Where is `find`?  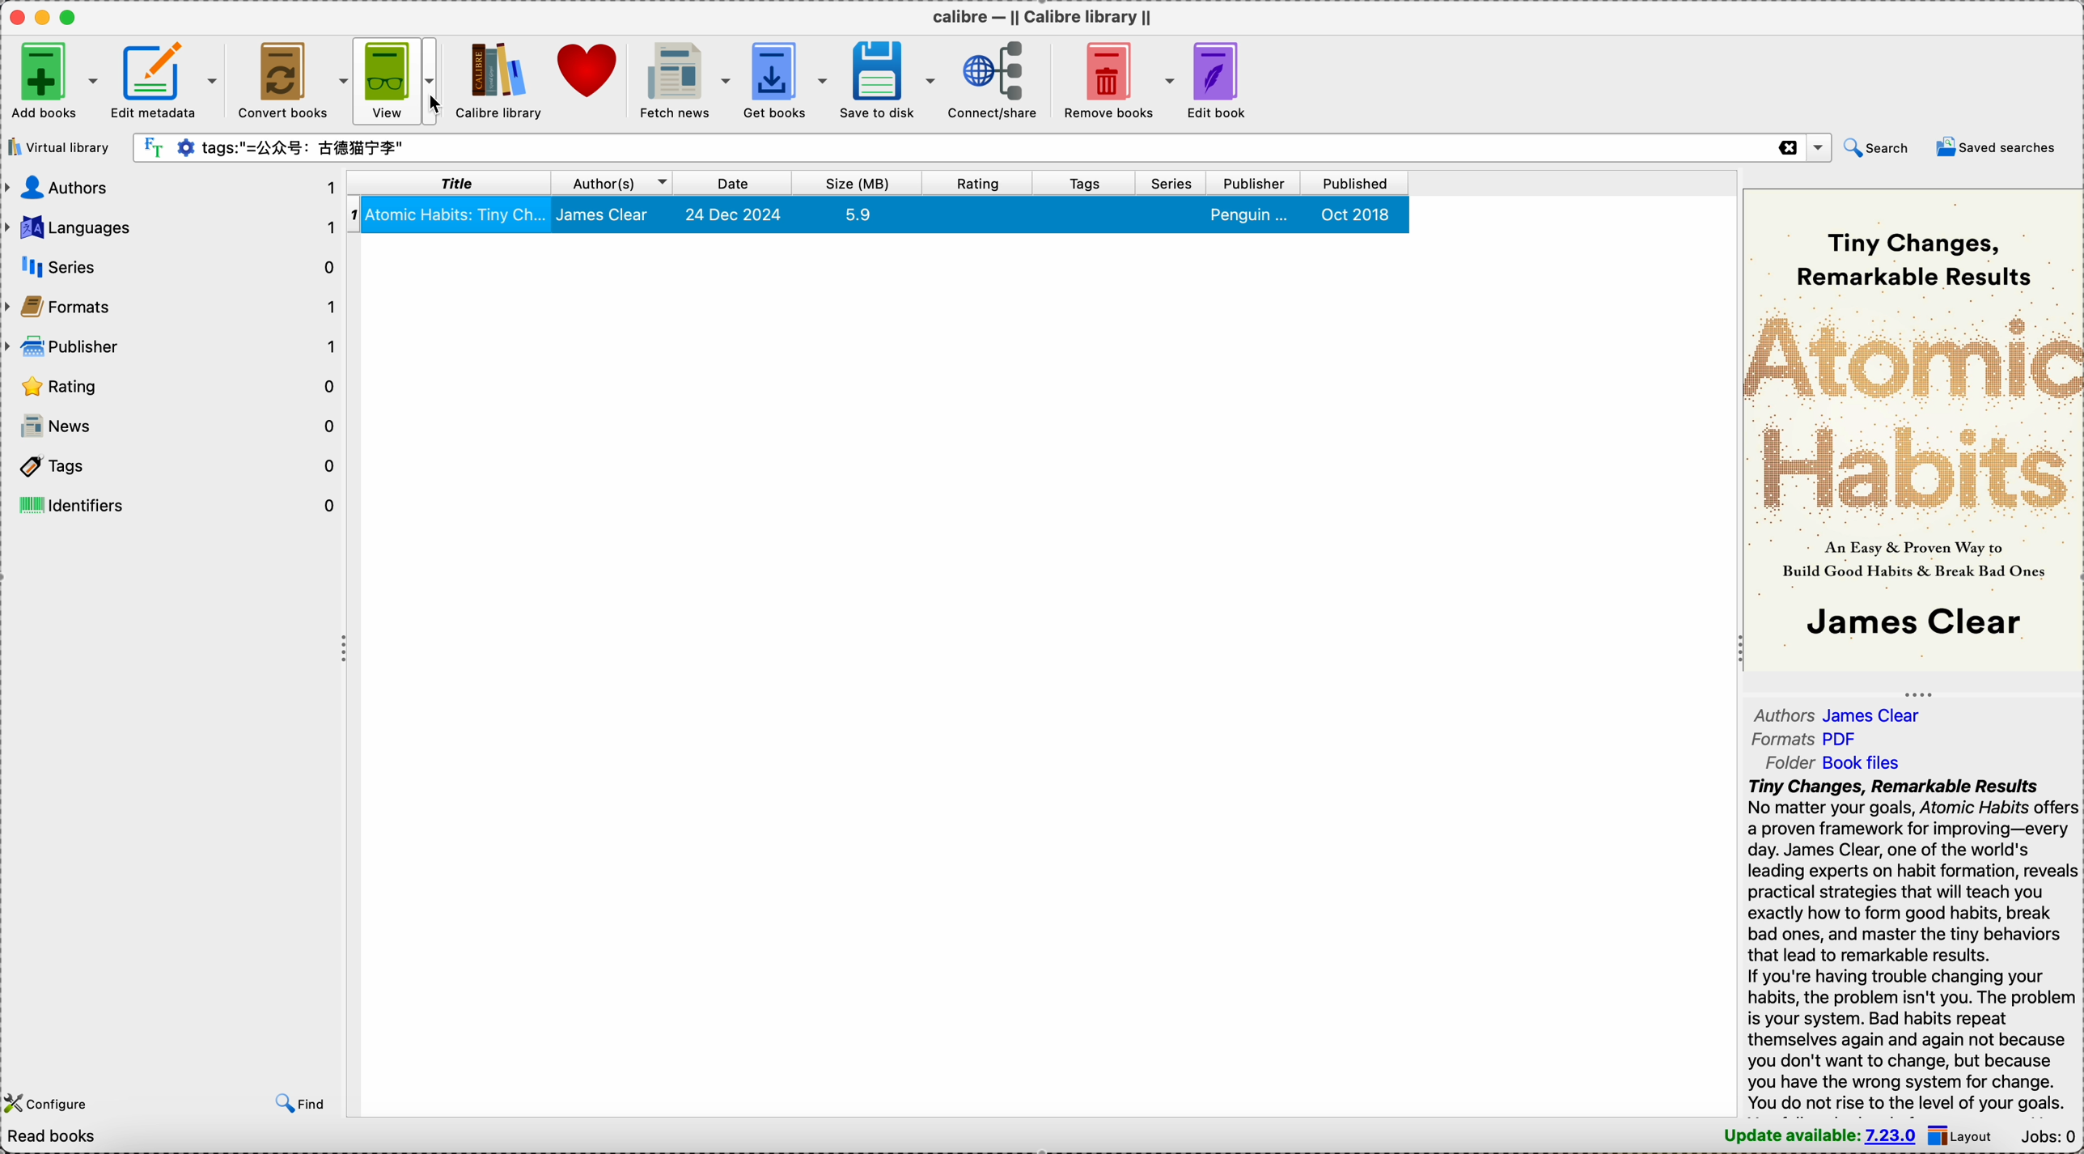 find is located at coordinates (301, 1105).